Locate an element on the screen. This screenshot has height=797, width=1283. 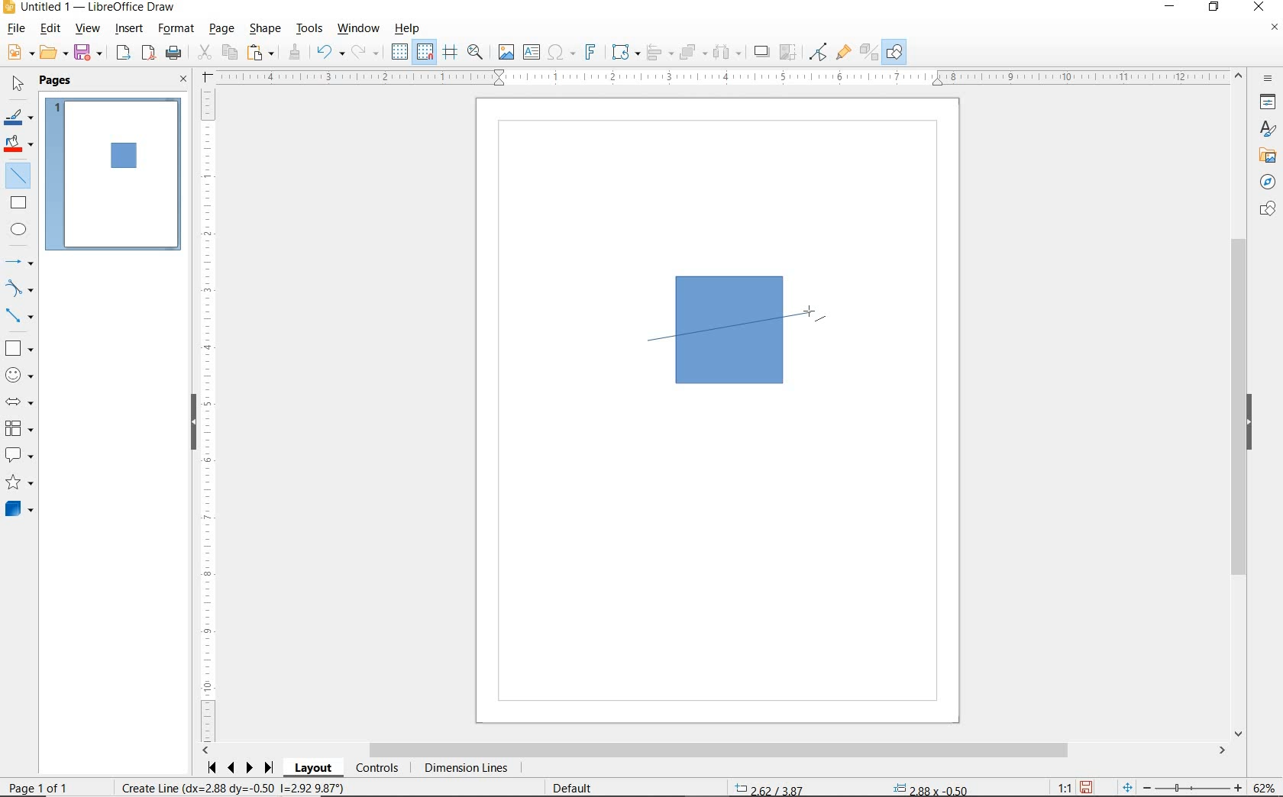
ALIGN OBJECTS is located at coordinates (659, 53).